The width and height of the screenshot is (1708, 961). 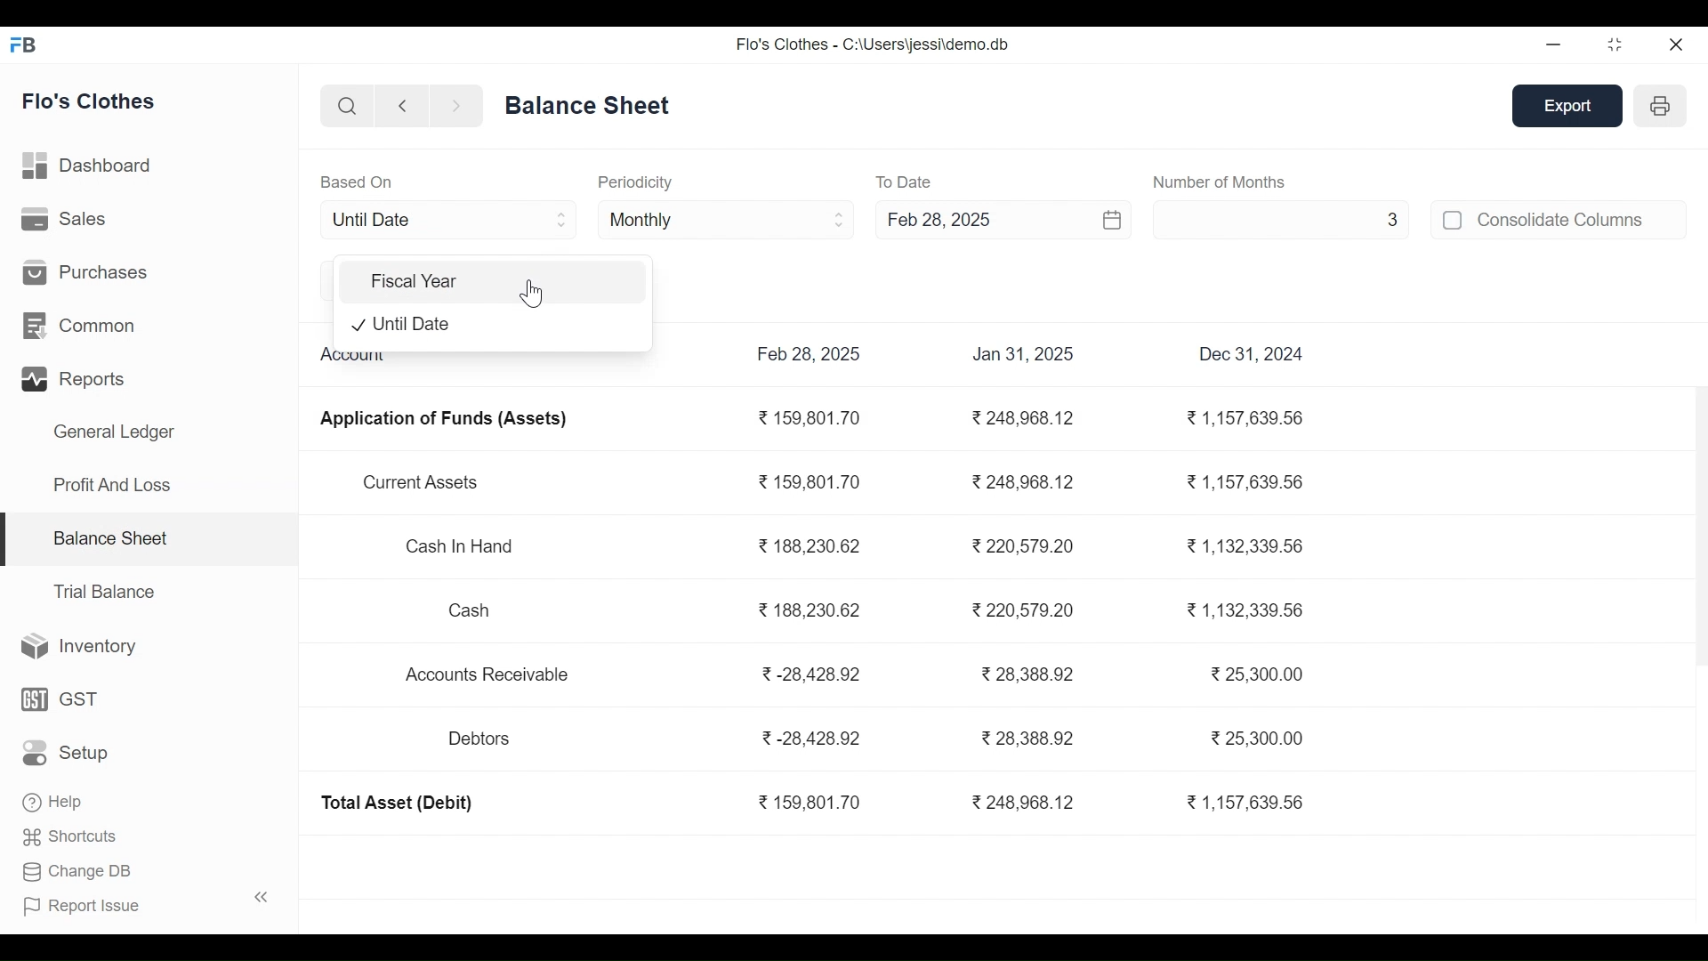 What do you see at coordinates (403, 108) in the screenshot?
I see `backward` at bounding box center [403, 108].